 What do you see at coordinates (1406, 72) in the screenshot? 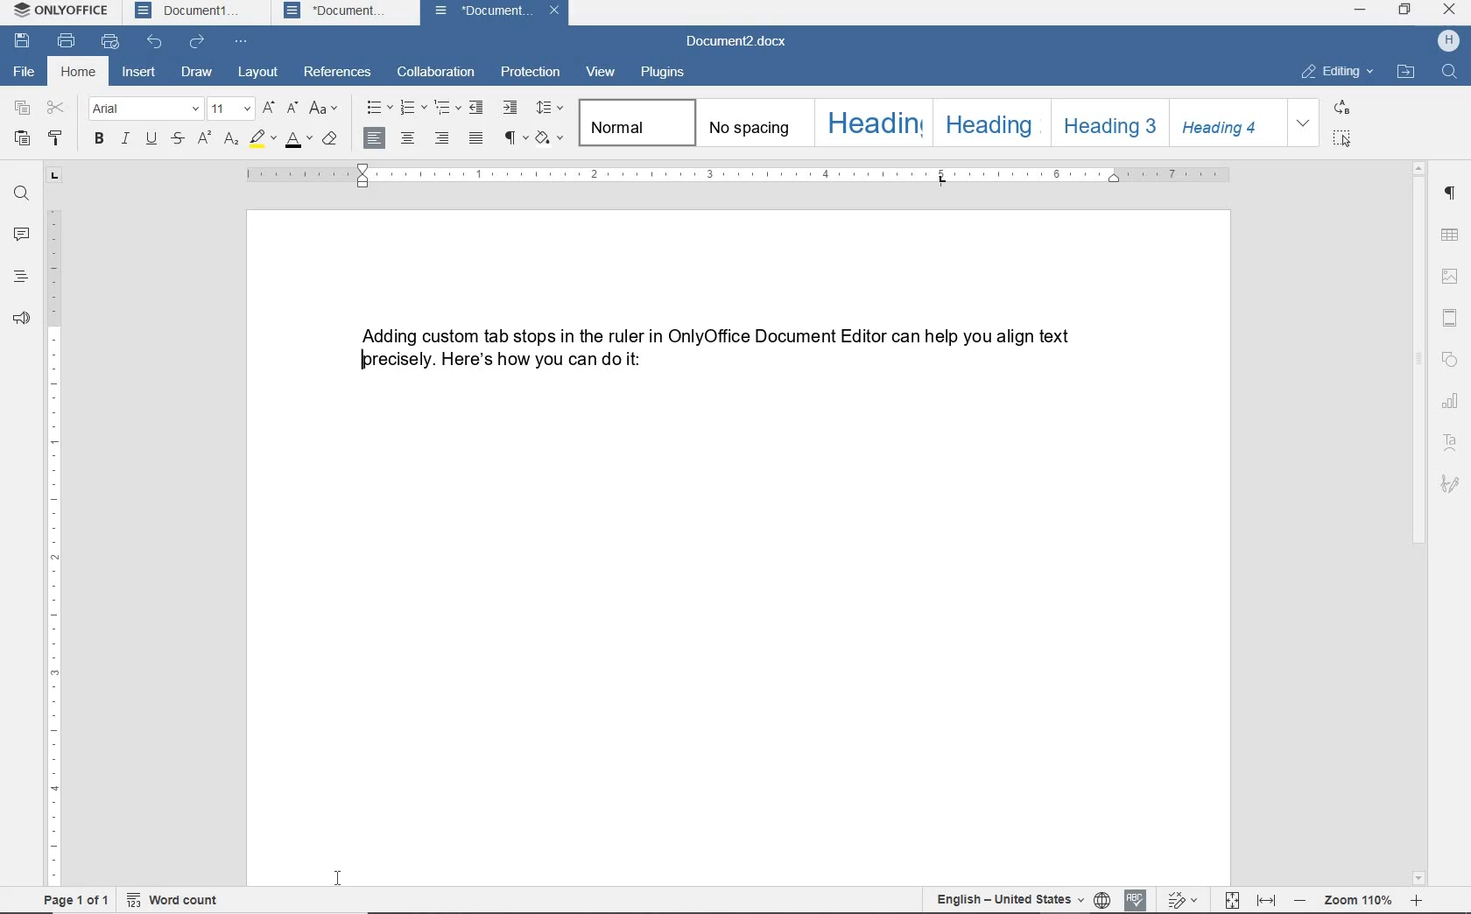
I see `open file location` at bounding box center [1406, 72].